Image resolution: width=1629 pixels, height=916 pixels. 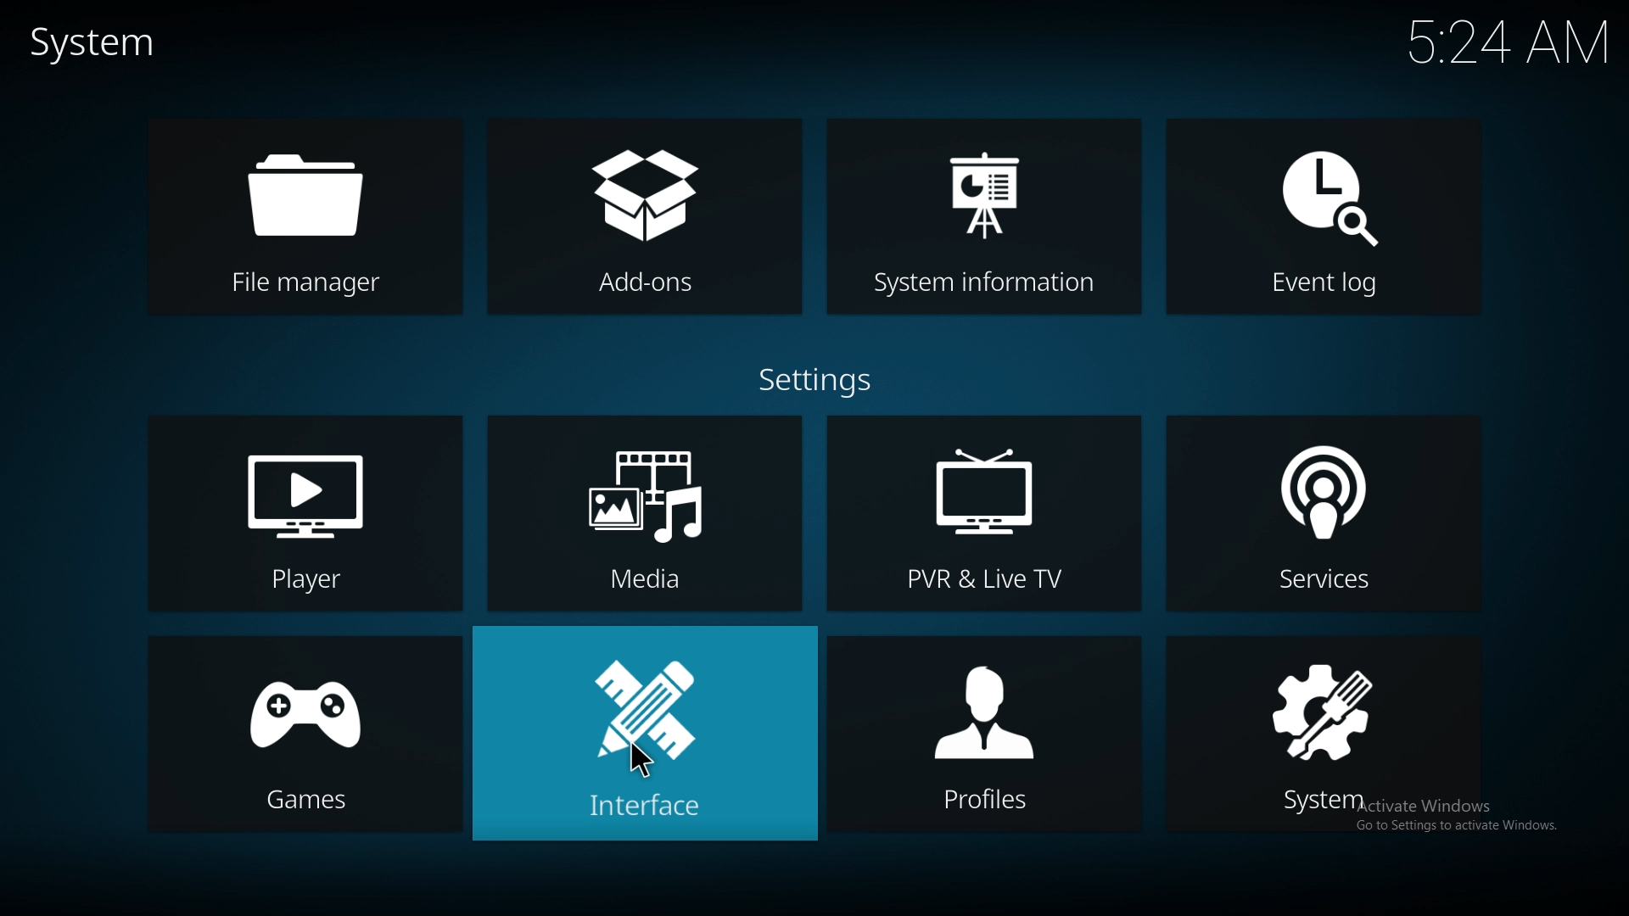 I want to click on system info, so click(x=984, y=218).